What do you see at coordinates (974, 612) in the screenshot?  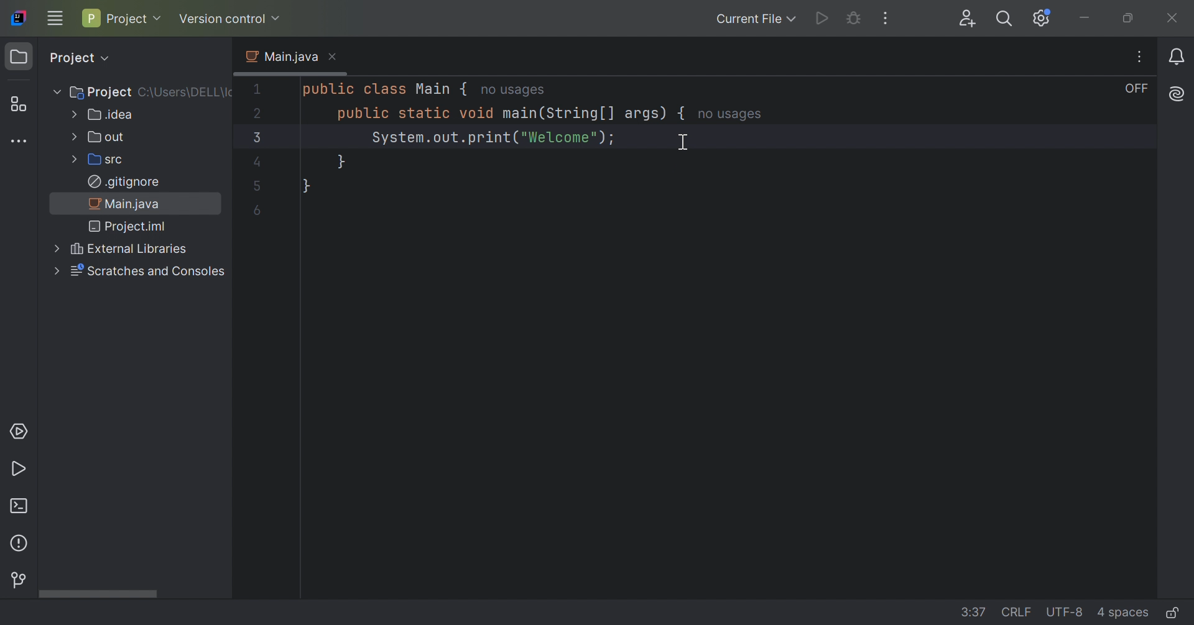 I see `3:37` at bounding box center [974, 612].